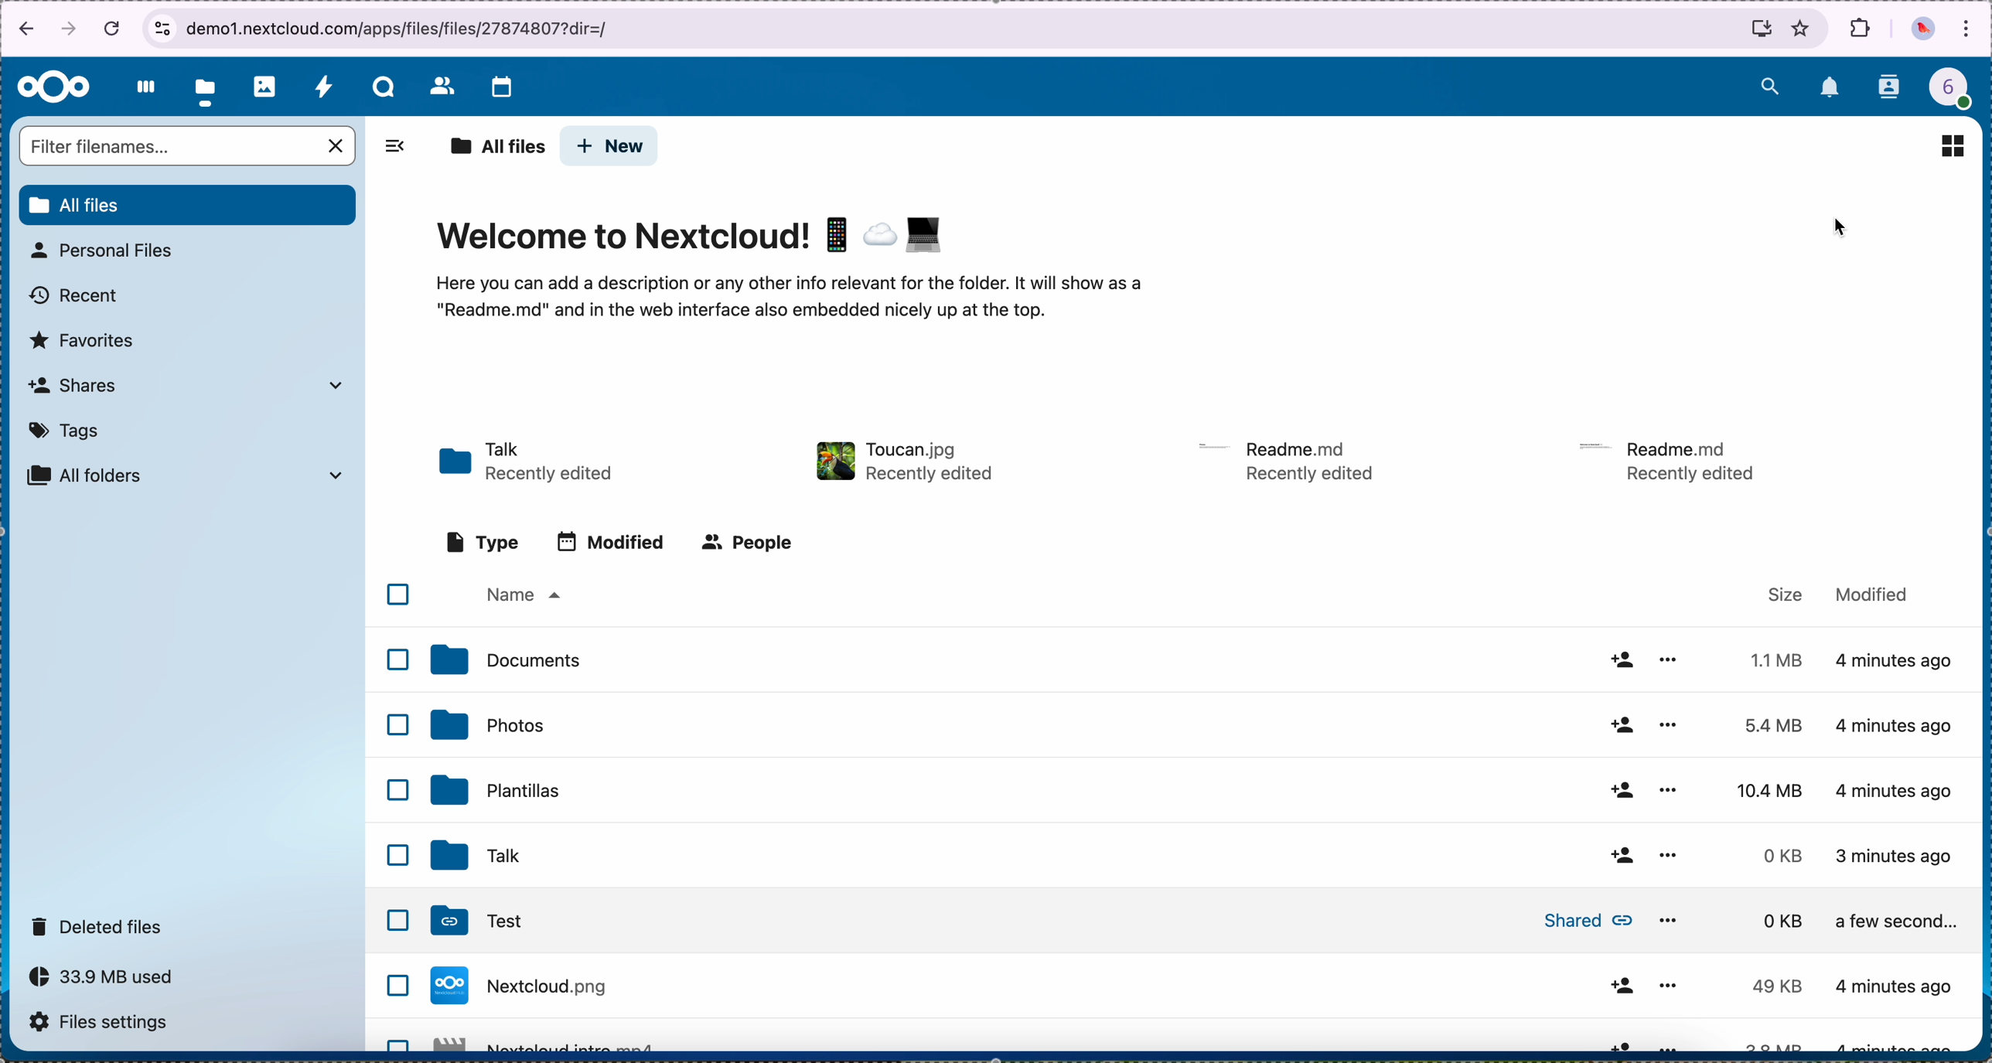 This screenshot has width=1992, height=1063. What do you see at coordinates (1668, 723) in the screenshot?
I see `more options` at bounding box center [1668, 723].